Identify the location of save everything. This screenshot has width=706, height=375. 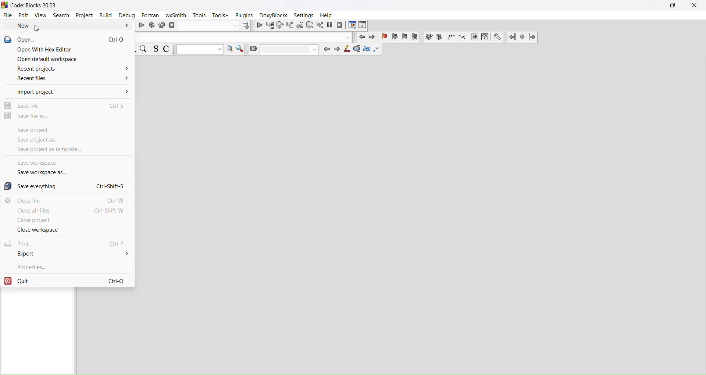
(68, 186).